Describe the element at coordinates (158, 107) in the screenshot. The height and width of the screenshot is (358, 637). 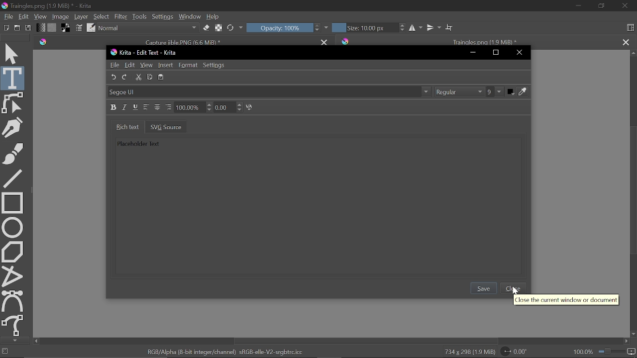
I see `Align Center` at that location.